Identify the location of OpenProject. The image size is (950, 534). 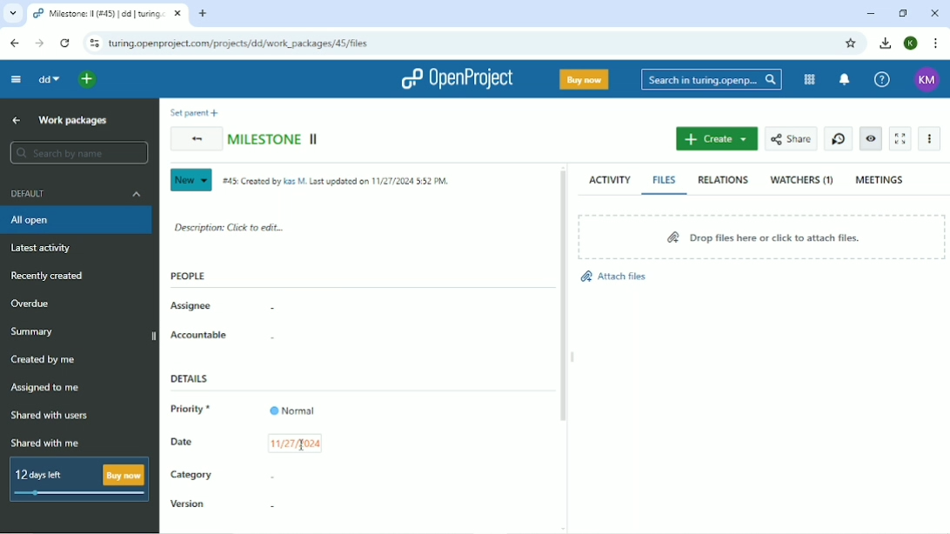
(456, 78).